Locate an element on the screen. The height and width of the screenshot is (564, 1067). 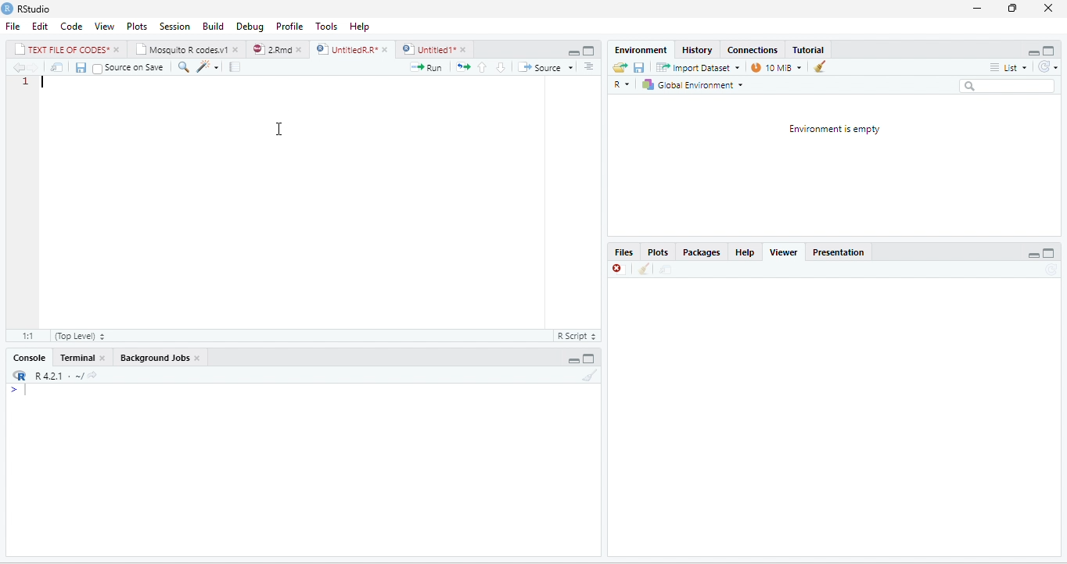
| TEXT FILE RF CODES* is located at coordinates (61, 48).